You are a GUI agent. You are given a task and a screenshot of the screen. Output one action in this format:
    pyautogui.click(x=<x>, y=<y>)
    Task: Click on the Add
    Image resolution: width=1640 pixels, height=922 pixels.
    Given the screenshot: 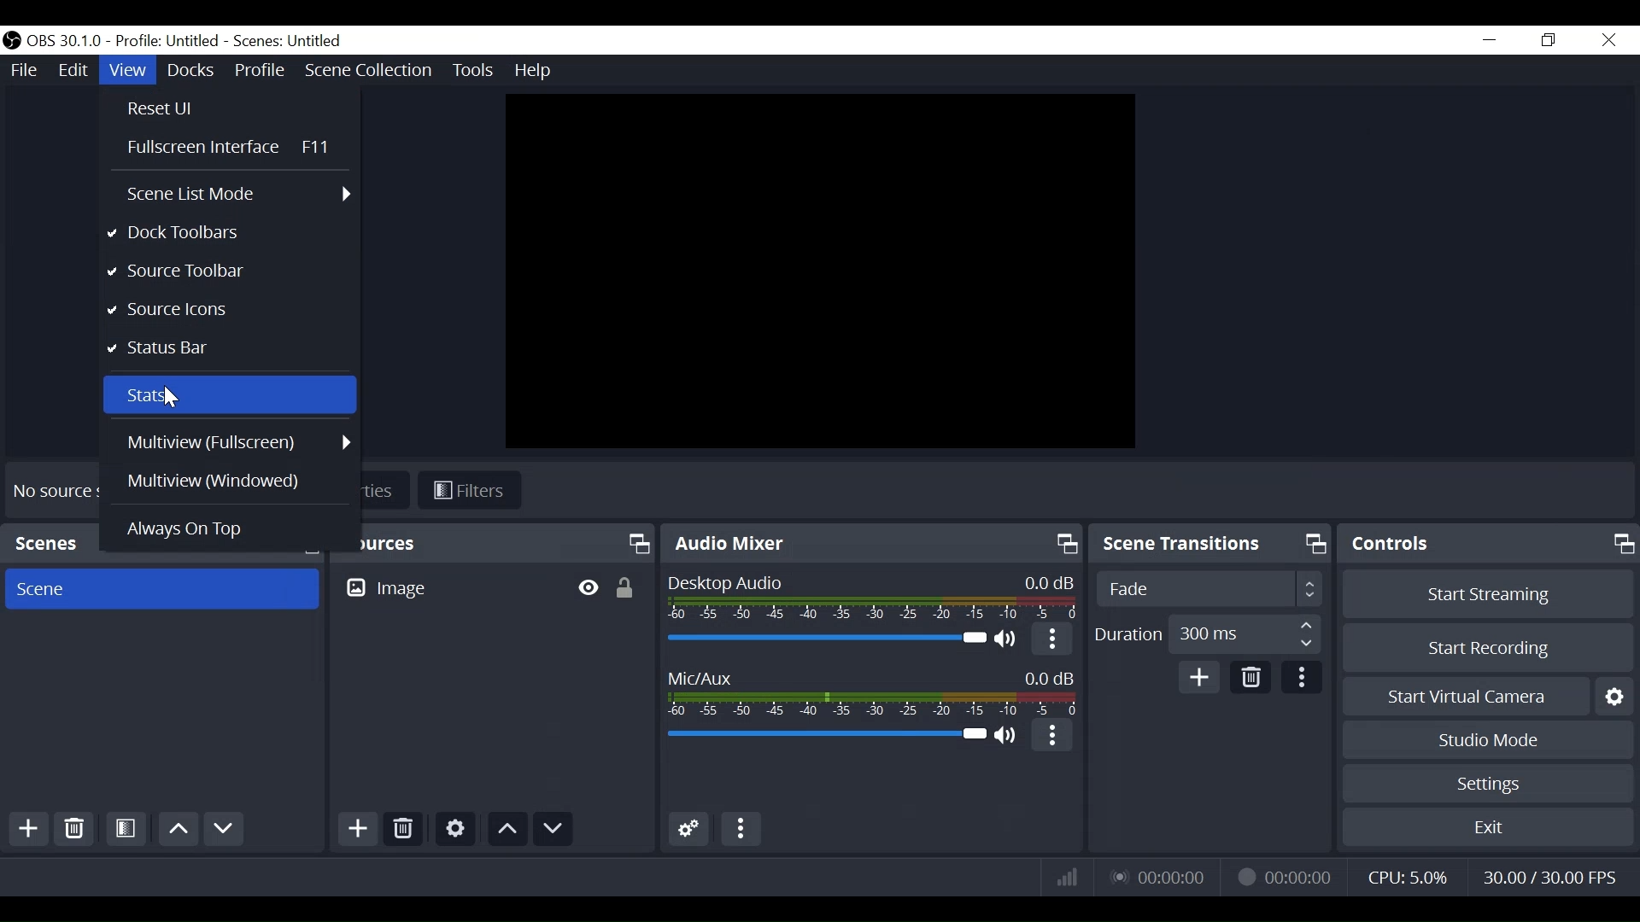 What is the action you would take?
    pyautogui.click(x=32, y=832)
    